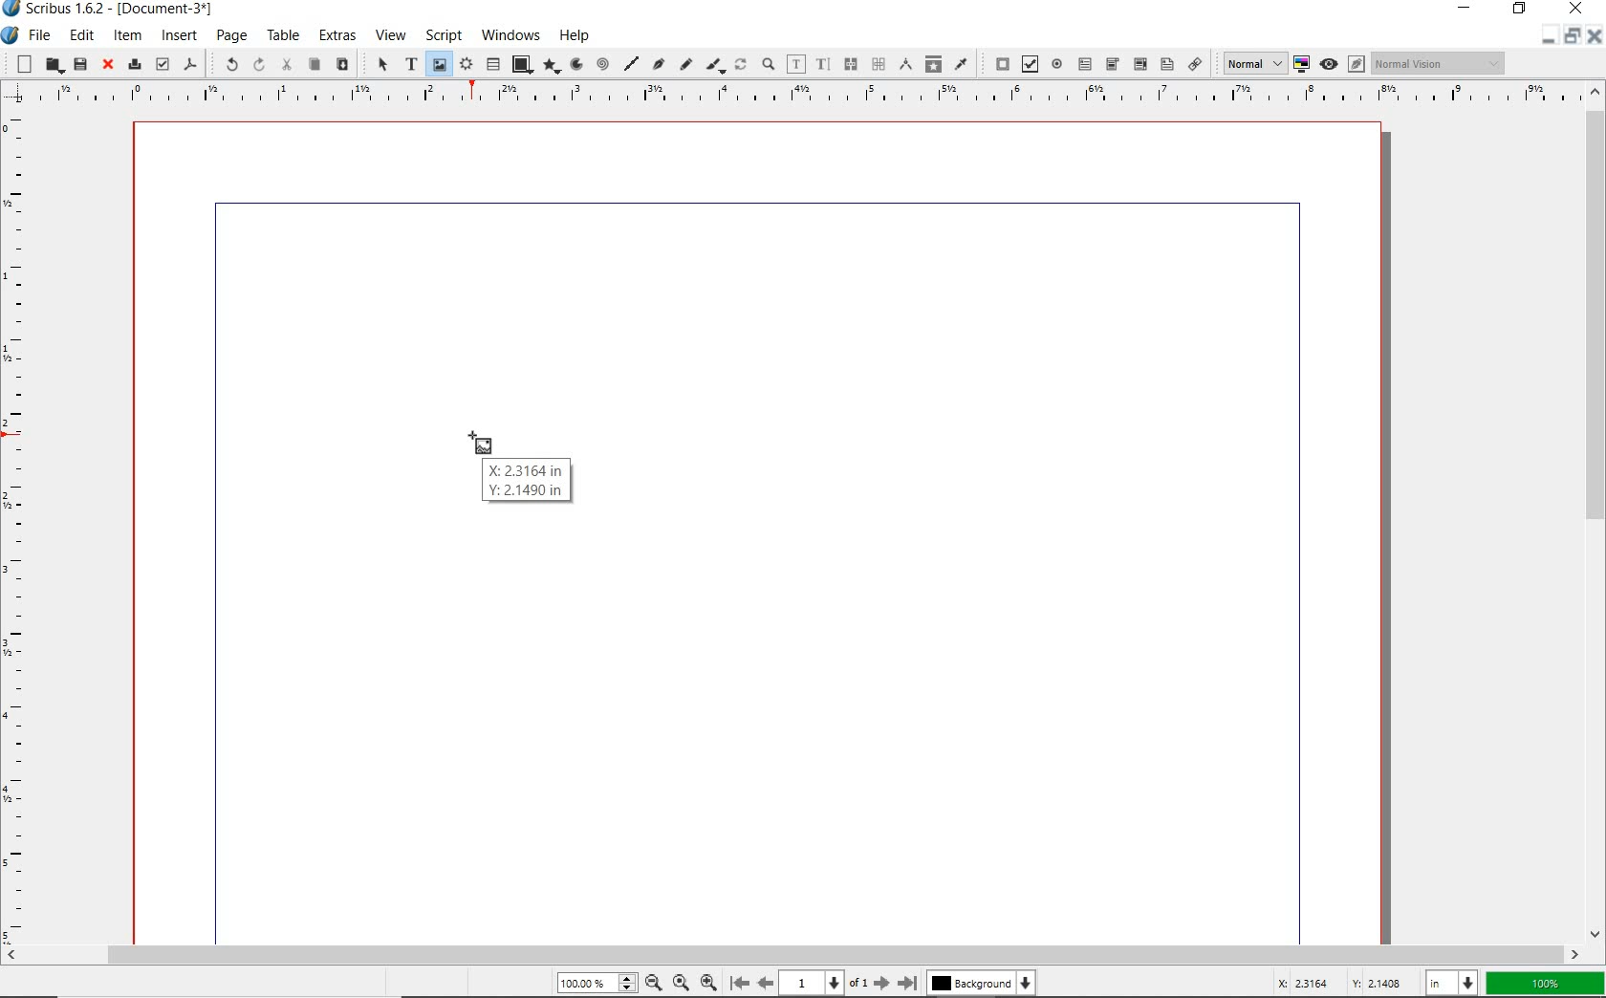 The width and height of the screenshot is (1606, 998). What do you see at coordinates (382, 63) in the screenshot?
I see `SELECT` at bounding box center [382, 63].